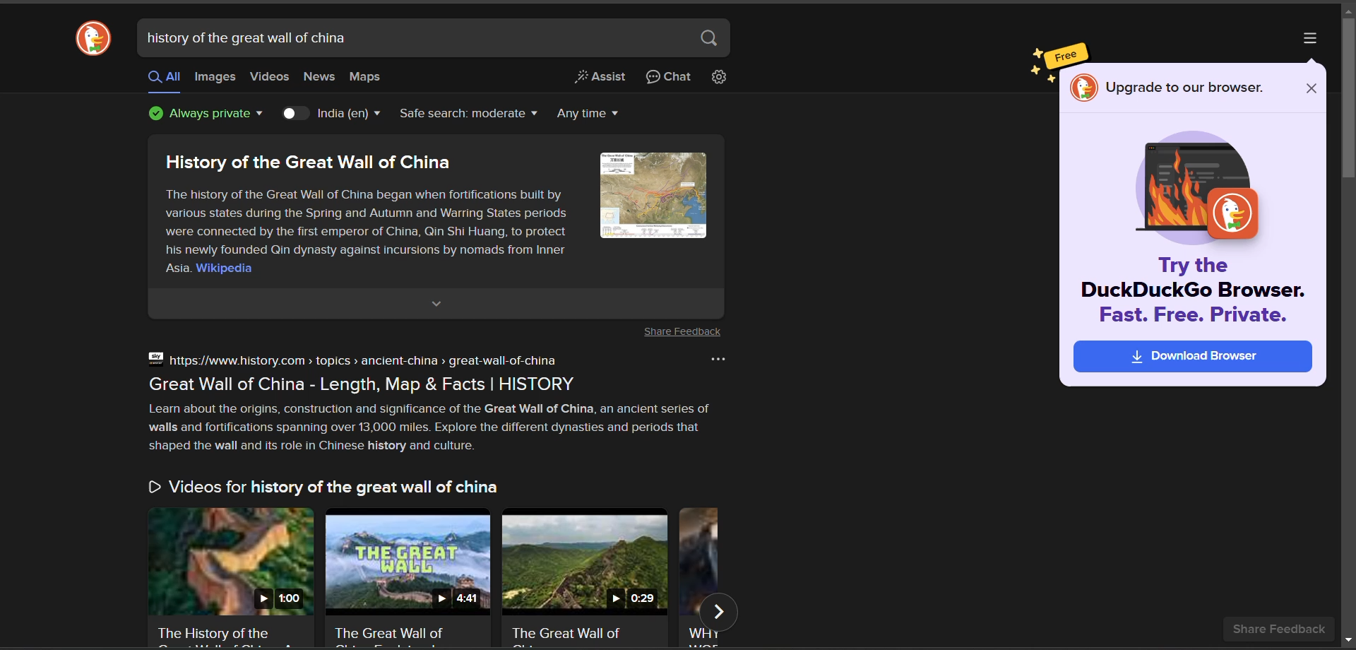 This screenshot has width=1356, height=650. Describe the element at coordinates (317, 155) in the screenshot. I see `History of the Great Wall of China` at that location.